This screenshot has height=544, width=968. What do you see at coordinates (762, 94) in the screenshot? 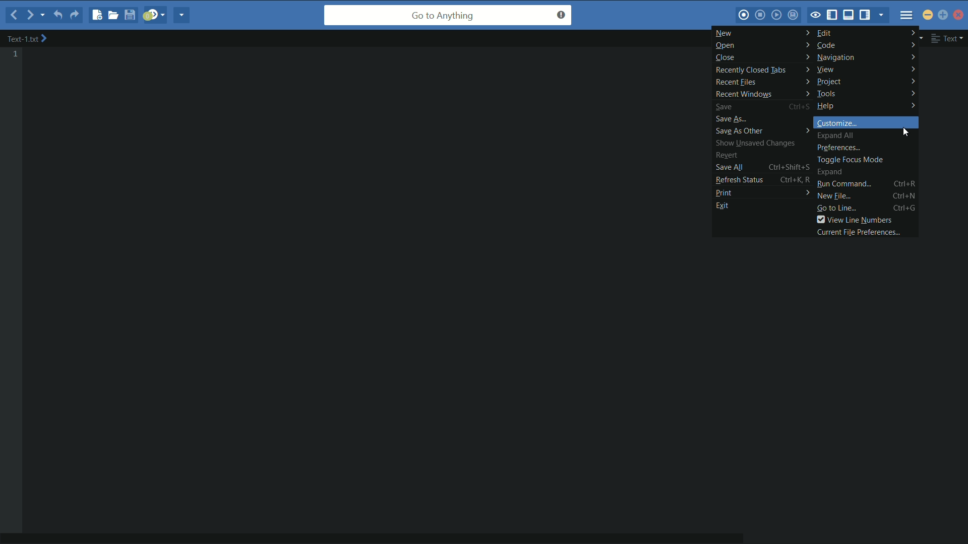
I see `recent windows` at bounding box center [762, 94].